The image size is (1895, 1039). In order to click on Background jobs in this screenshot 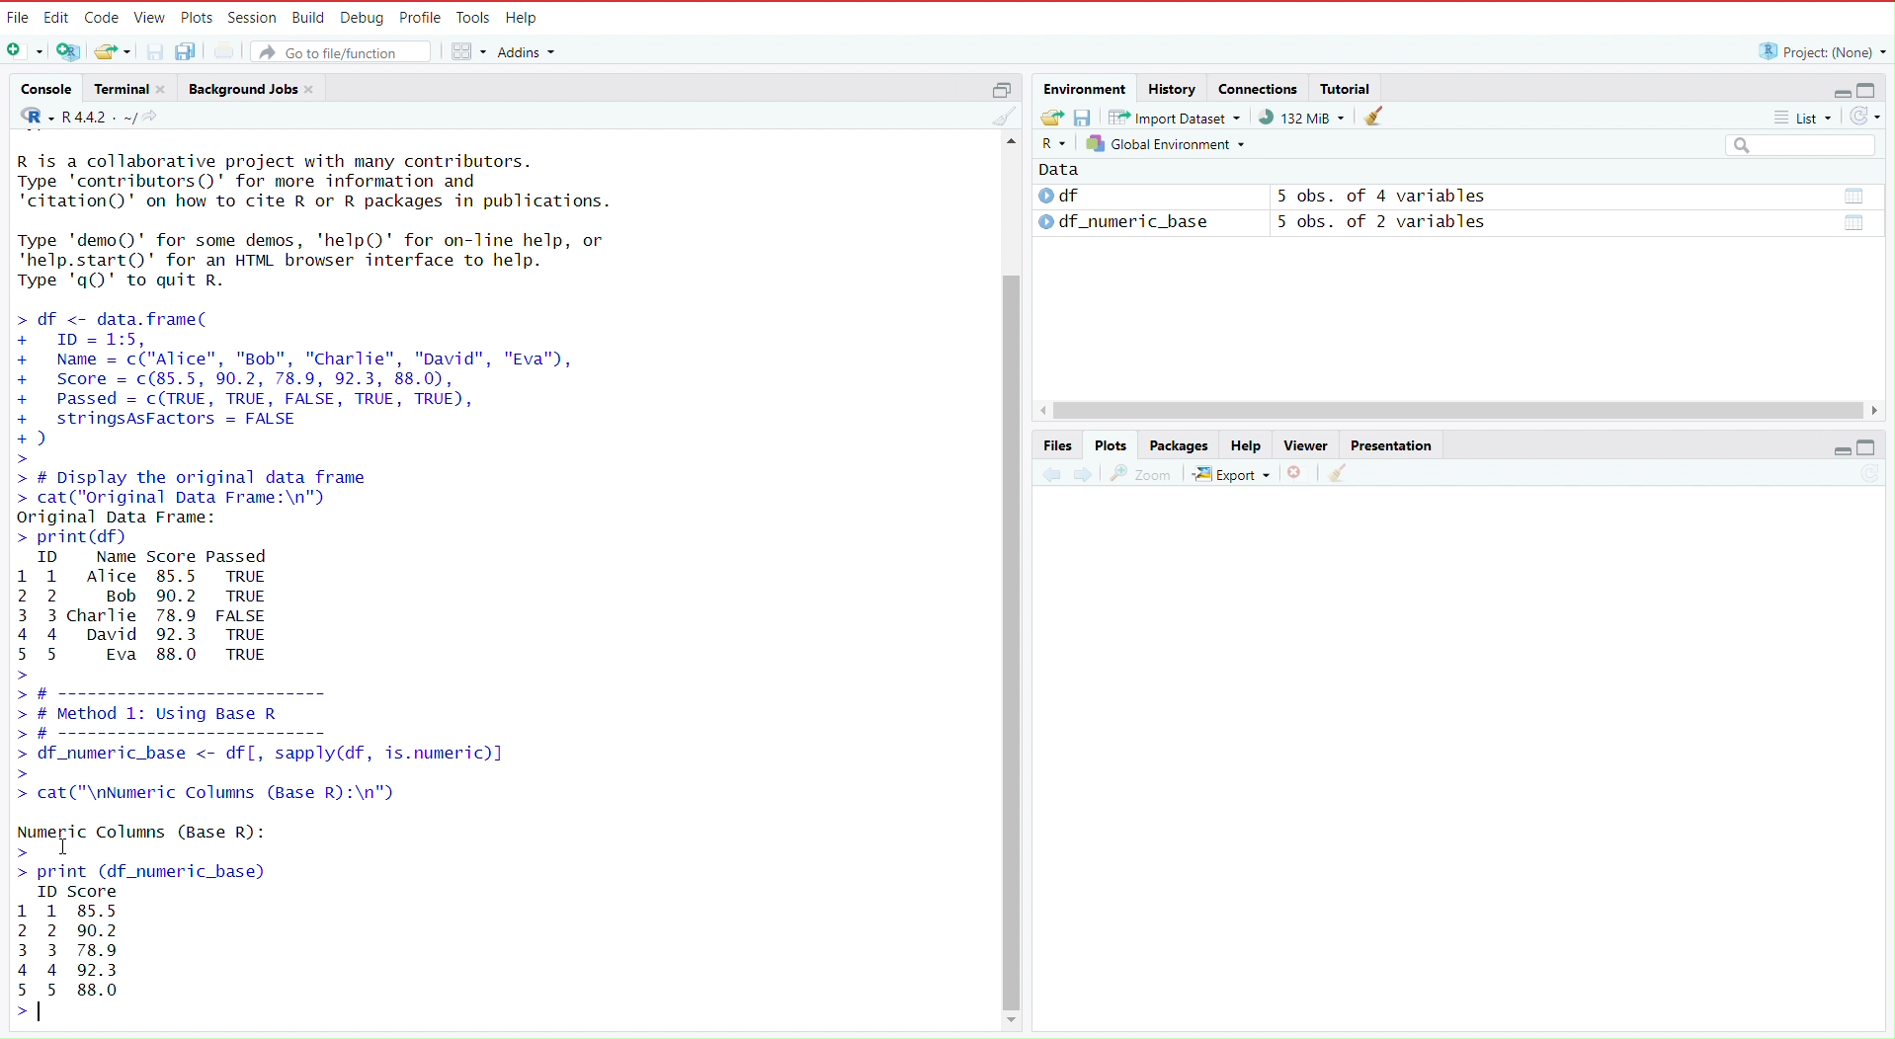, I will do `click(241, 86)`.